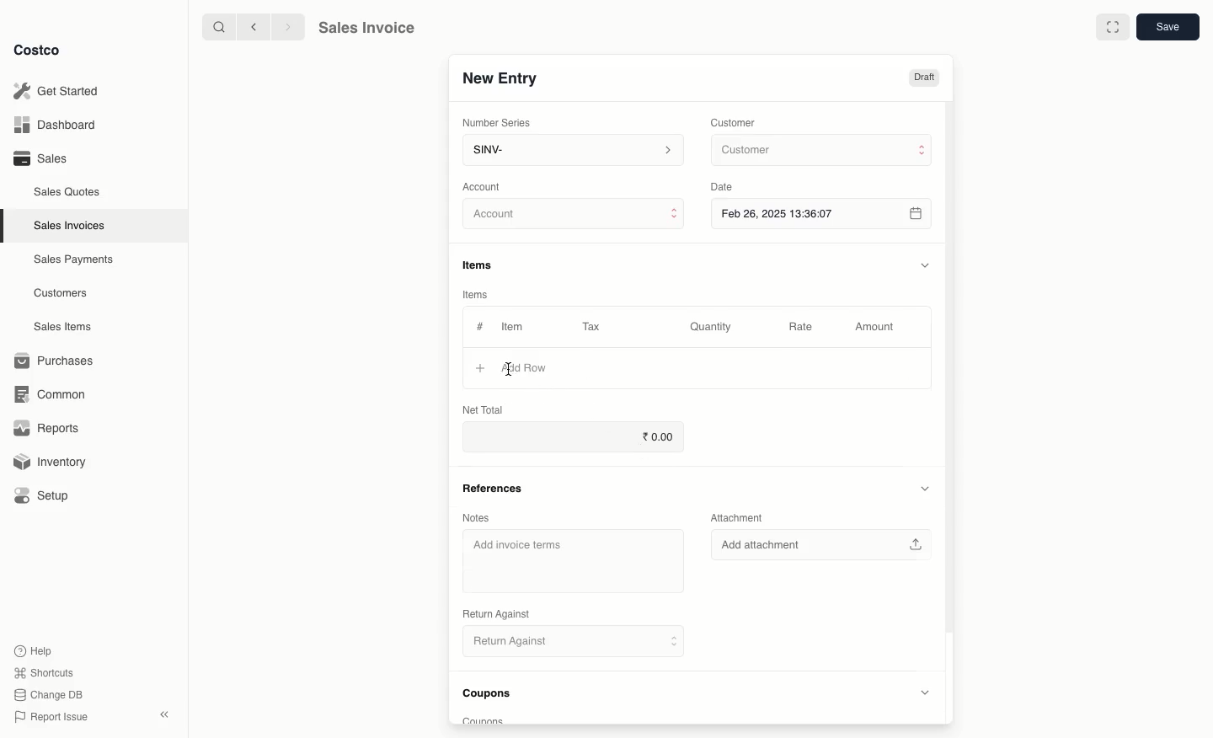 This screenshot has height=738, width=1213. Describe the element at coordinates (35, 650) in the screenshot. I see `Help` at that location.